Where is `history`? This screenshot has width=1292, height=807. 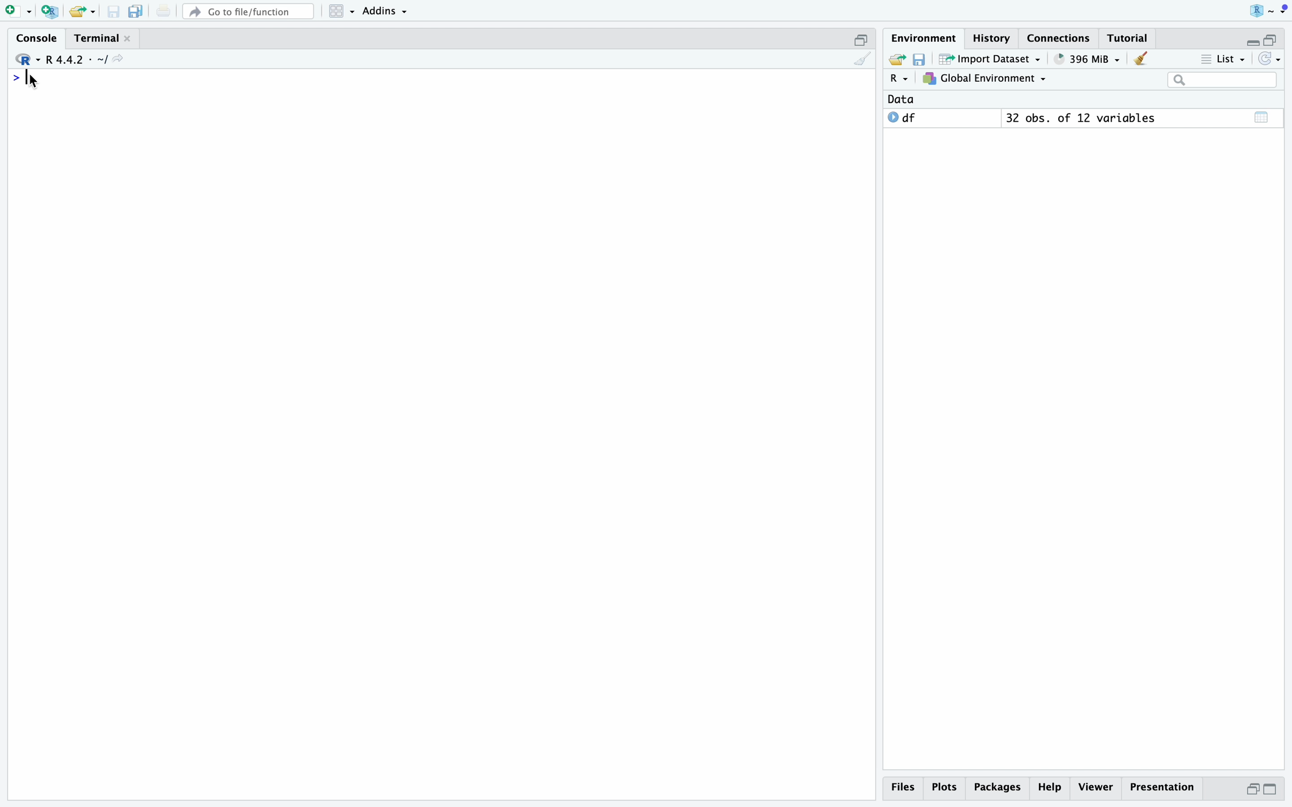 history is located at coordinates (992, 38).